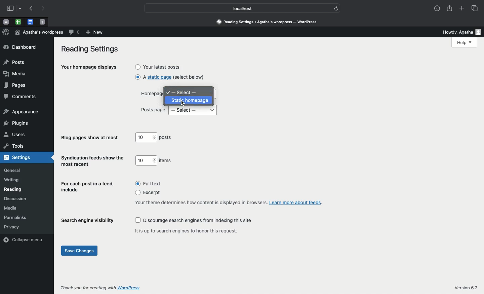 This screenshot has width=484, height=294. I want to click on Static homepage, so click(190, 100).